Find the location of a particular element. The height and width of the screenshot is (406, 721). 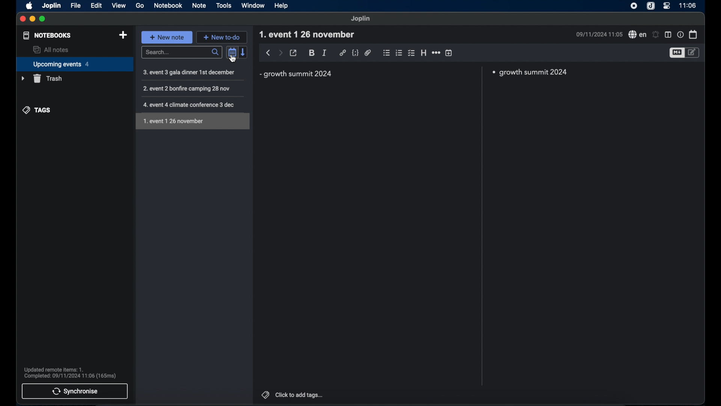

apple icon is located at coordinates (30, 6).